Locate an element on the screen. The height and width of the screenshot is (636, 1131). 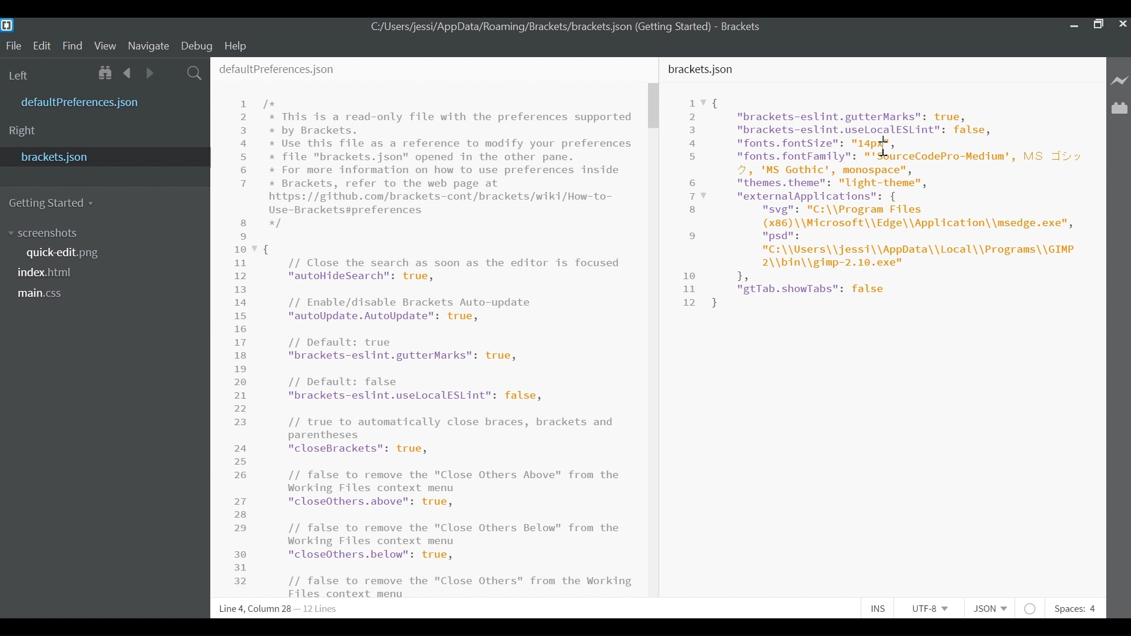
Show in File Tree is located at coordinates (107, 74).